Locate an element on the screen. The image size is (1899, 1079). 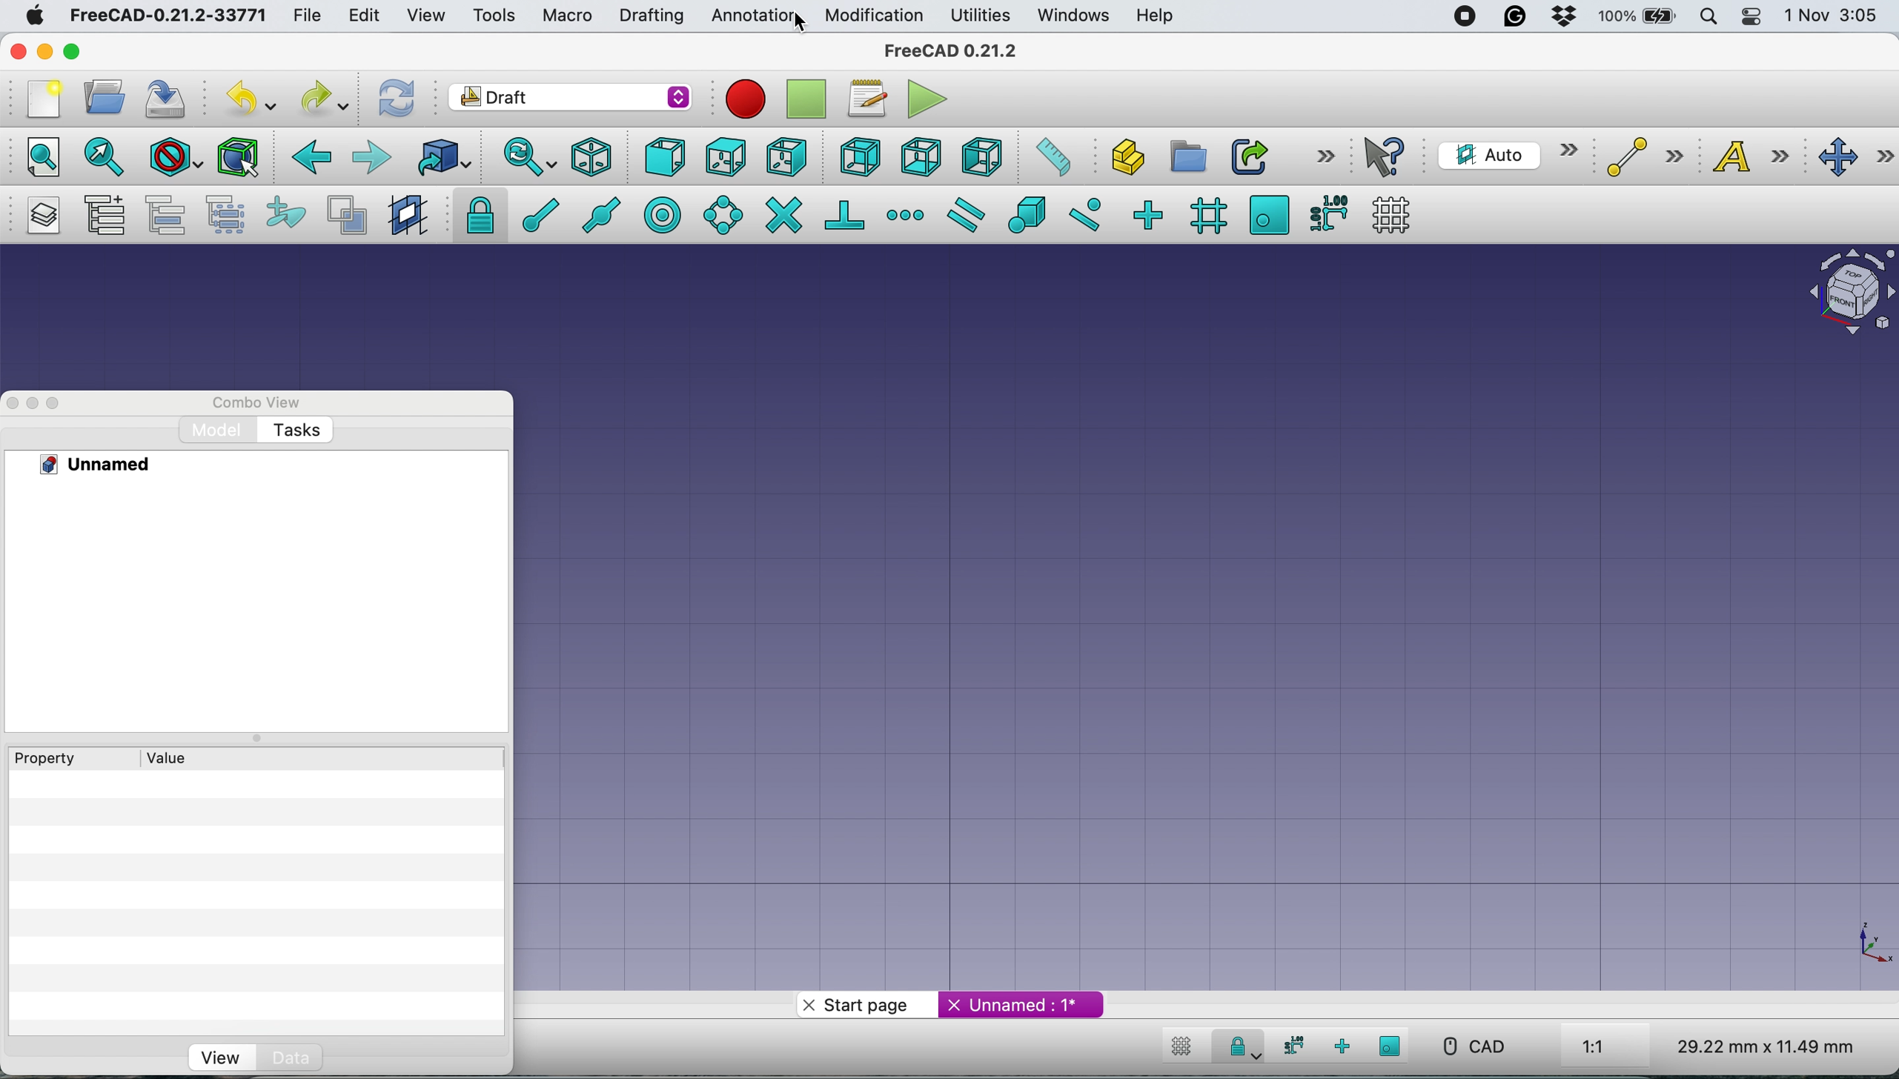
windows is located at coordinates (1070, 15).